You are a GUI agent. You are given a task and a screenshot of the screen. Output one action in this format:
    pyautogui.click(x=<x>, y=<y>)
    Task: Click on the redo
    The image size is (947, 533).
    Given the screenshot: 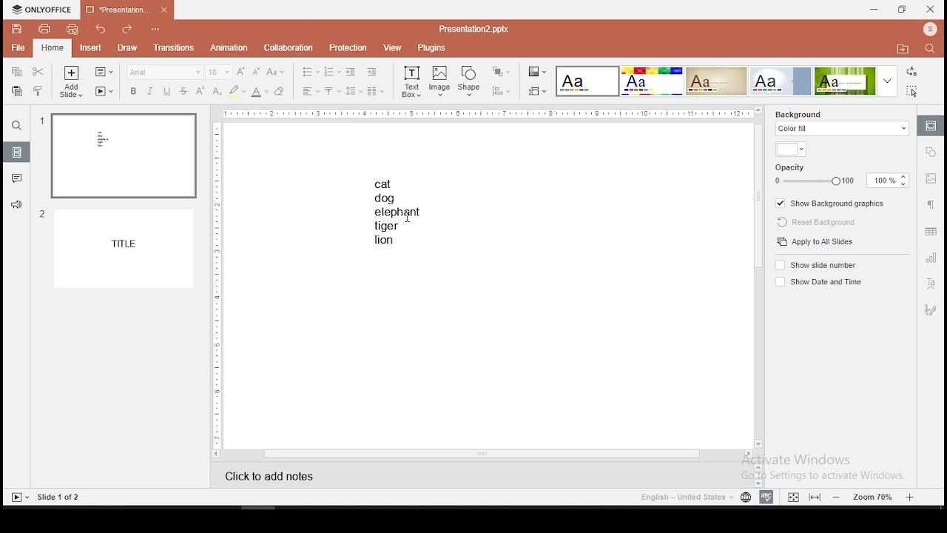 What is the action you would take?
    pyautogui.click(x=128, y=28)
    